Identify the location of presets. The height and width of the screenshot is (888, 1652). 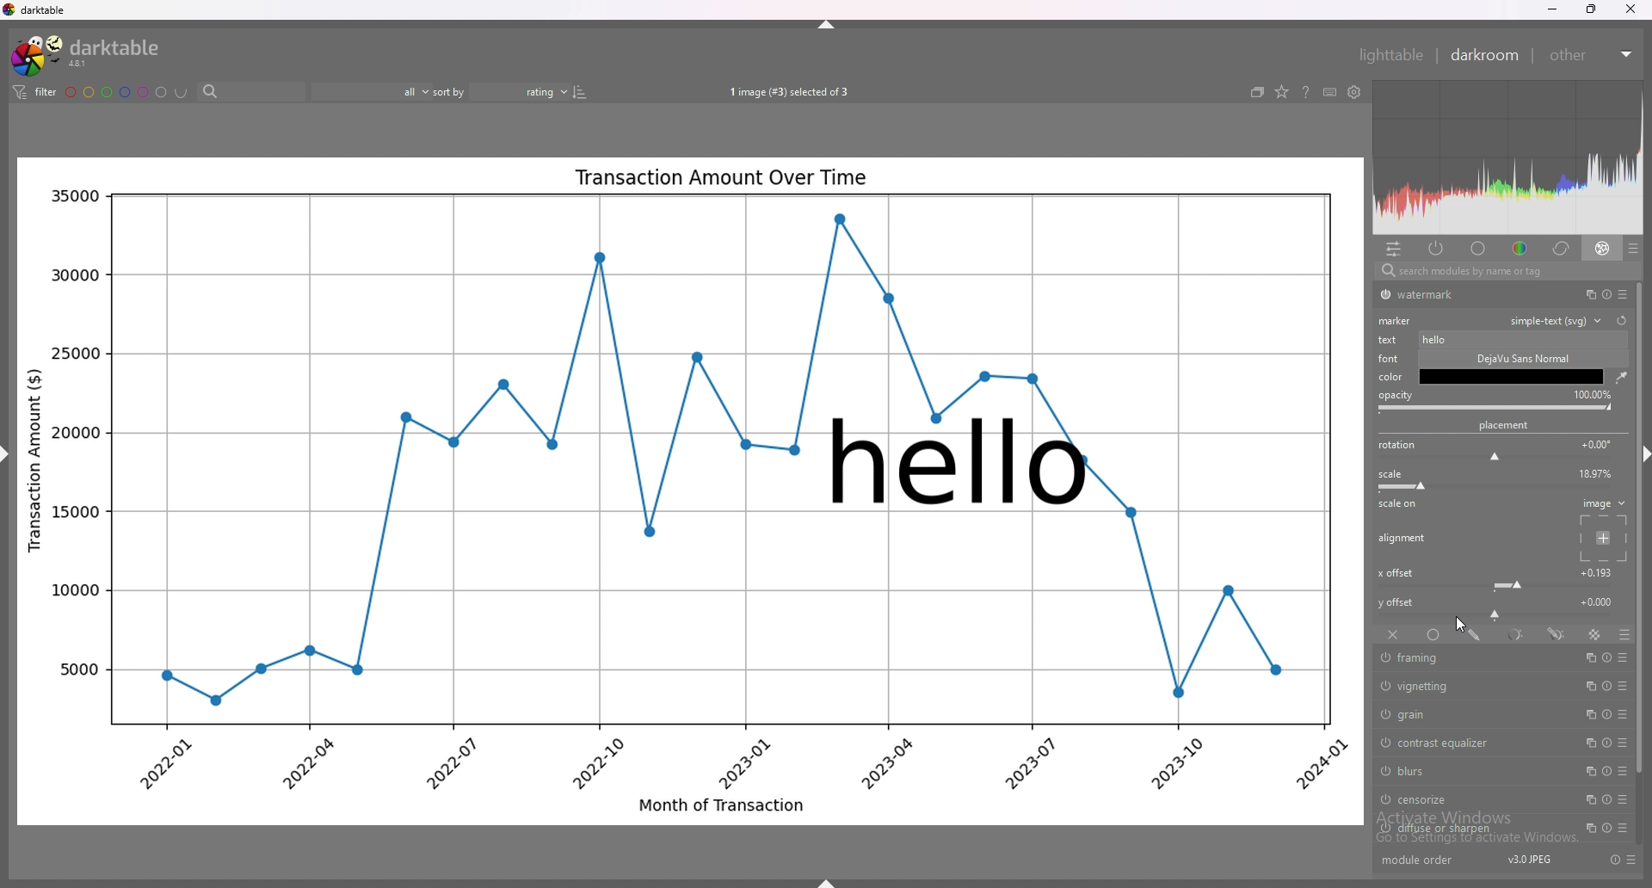
(1624, 715).